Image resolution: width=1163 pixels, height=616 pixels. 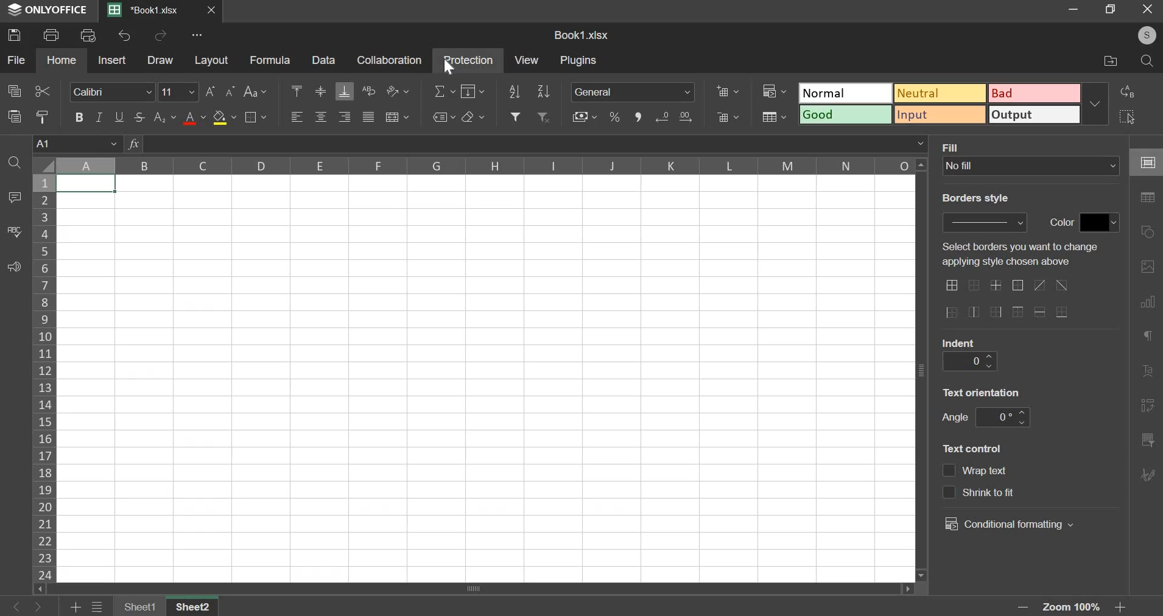 I want to click on right side bar, so click(x=1148, y=473).